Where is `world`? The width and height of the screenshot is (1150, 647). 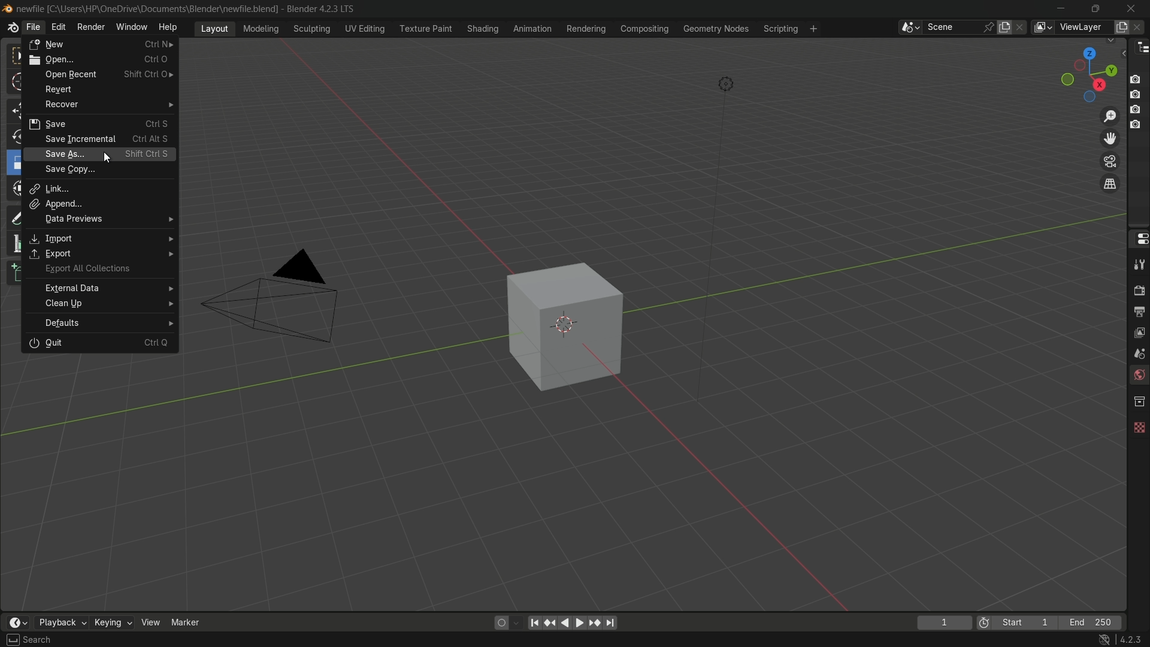
world is located at coordinates (1138, 376).